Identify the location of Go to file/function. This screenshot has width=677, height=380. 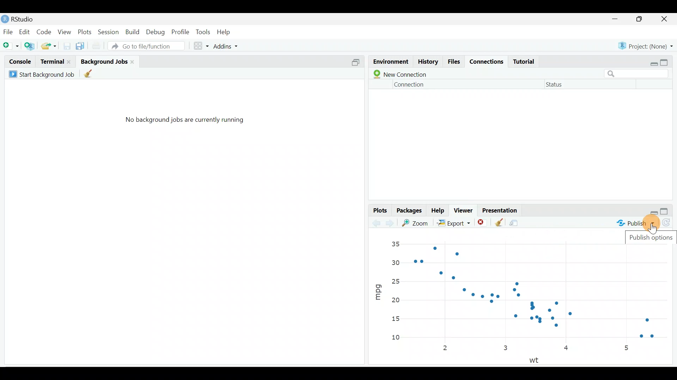
(146, 46).